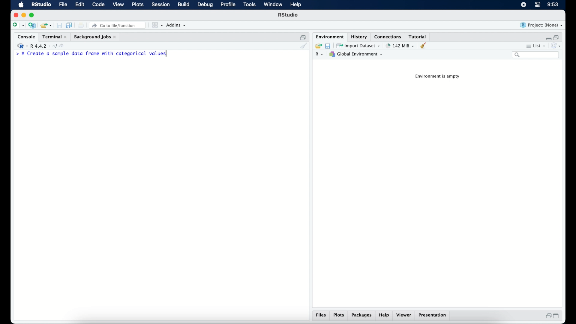 The image size is (576, 324). Describe the element at coordinates (540, 45) in the screenshot. I see `list` at that location.